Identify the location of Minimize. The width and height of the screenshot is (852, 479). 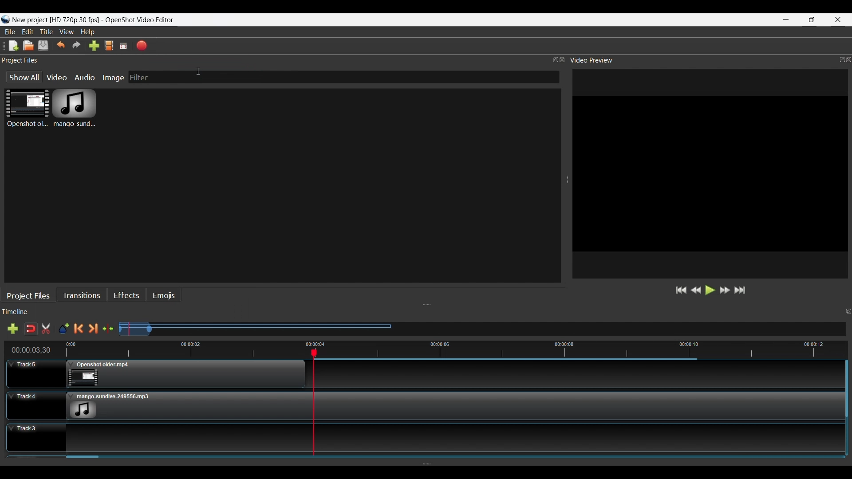
(786, 20).